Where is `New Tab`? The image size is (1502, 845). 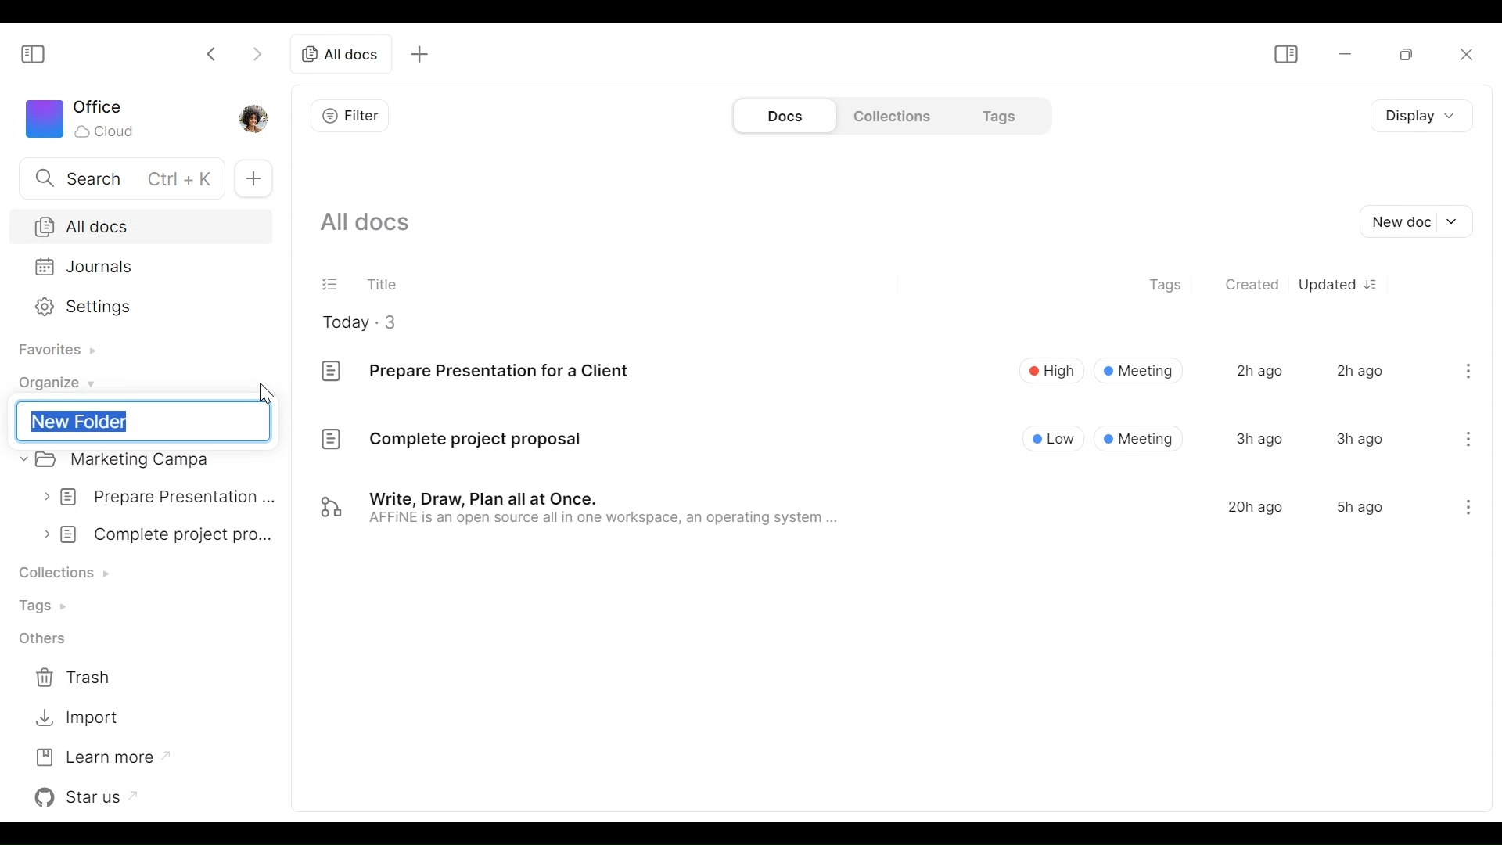 New Tab is located at coordinates (254, 179).